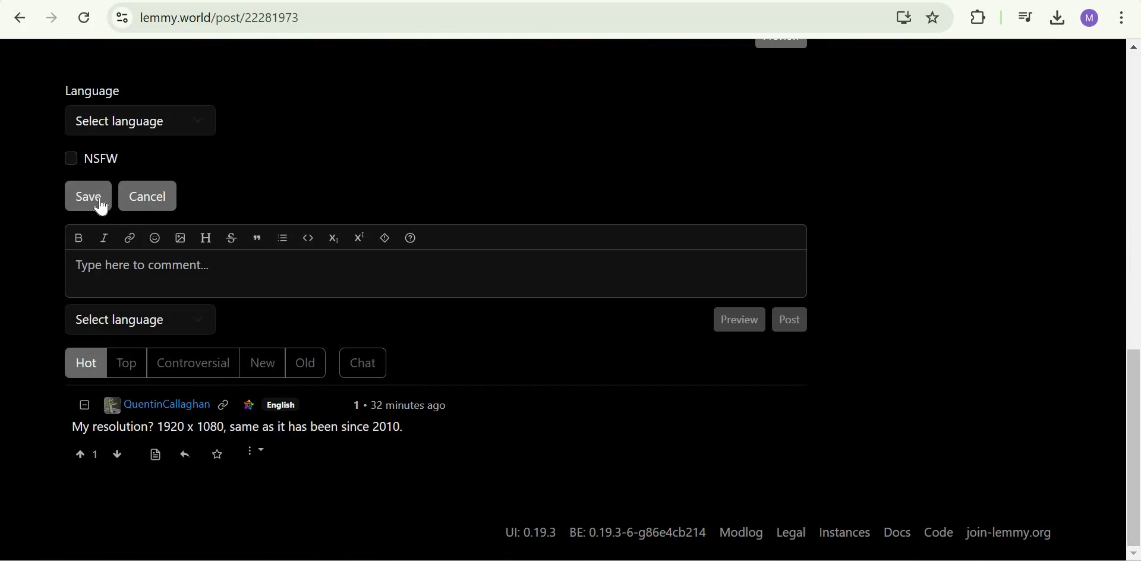  What do you see at coordinates (307, 364) in the screenshot?
I see `Old` at bounding box center [307, 364].